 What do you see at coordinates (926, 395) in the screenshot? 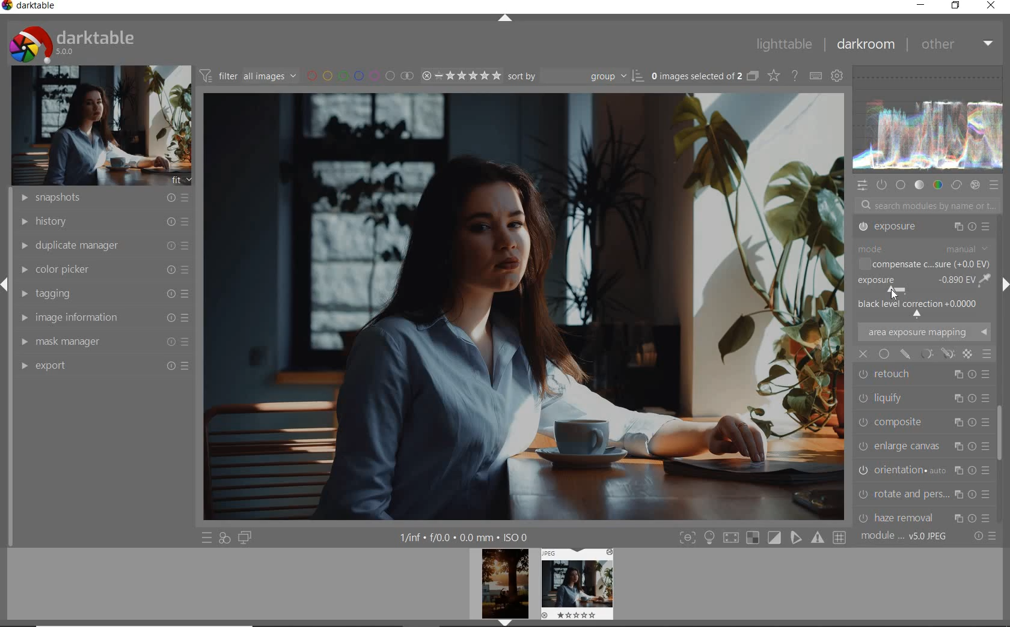
I see `ORIENTATION` at bounding box center [926, 395].